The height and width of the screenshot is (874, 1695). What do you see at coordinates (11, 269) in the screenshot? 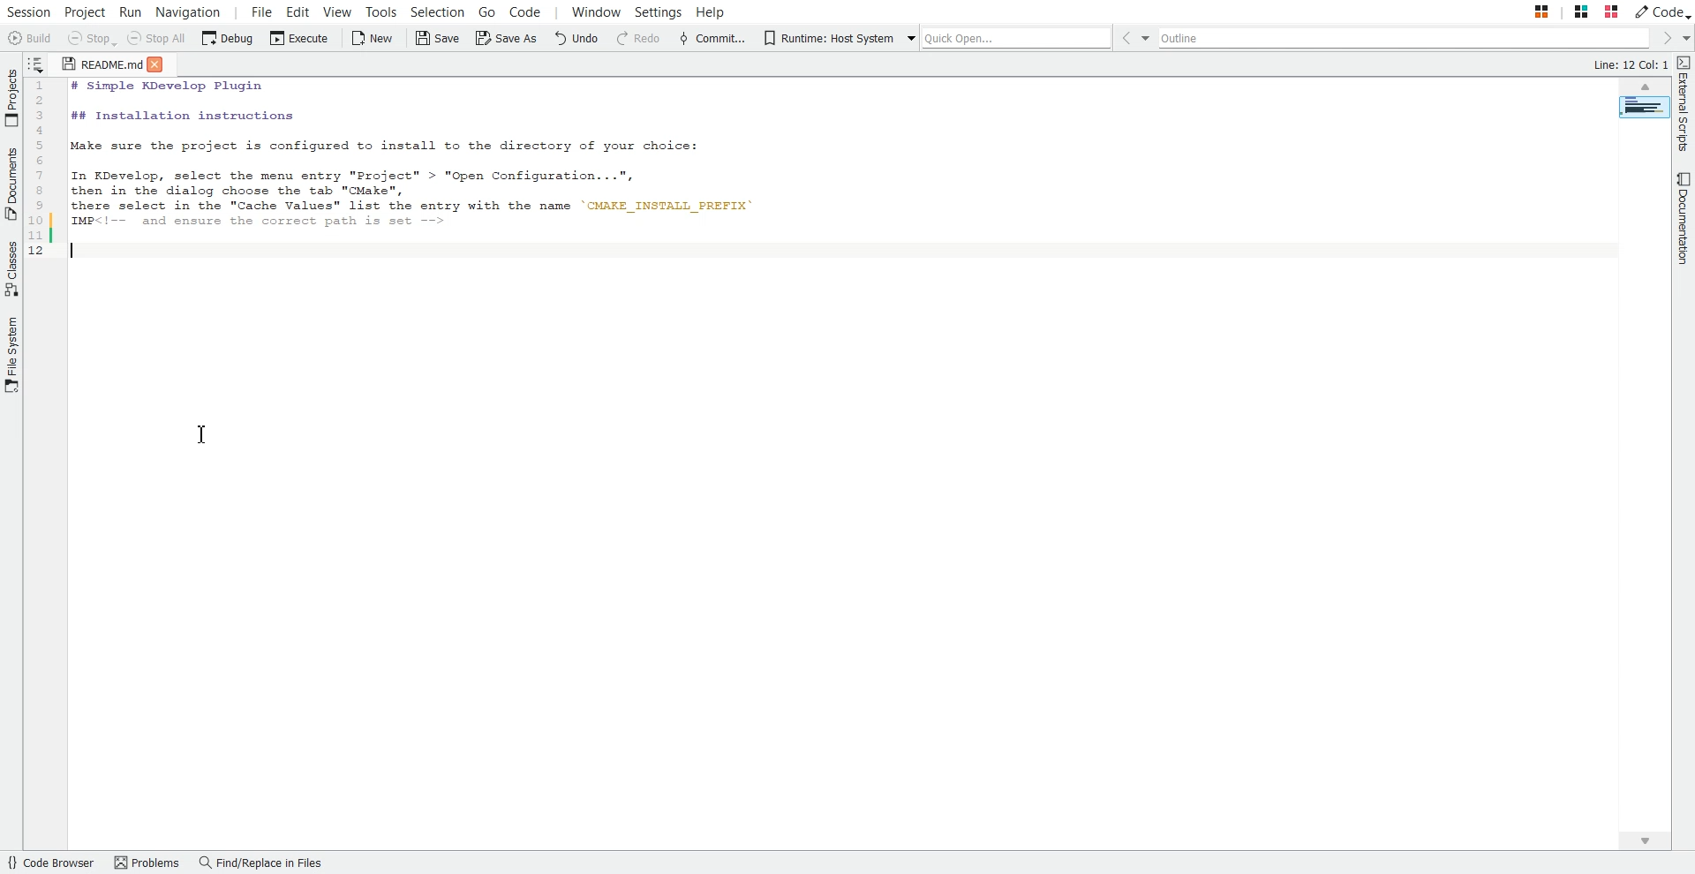
I see `Classes` at bounding box center [11, 269].